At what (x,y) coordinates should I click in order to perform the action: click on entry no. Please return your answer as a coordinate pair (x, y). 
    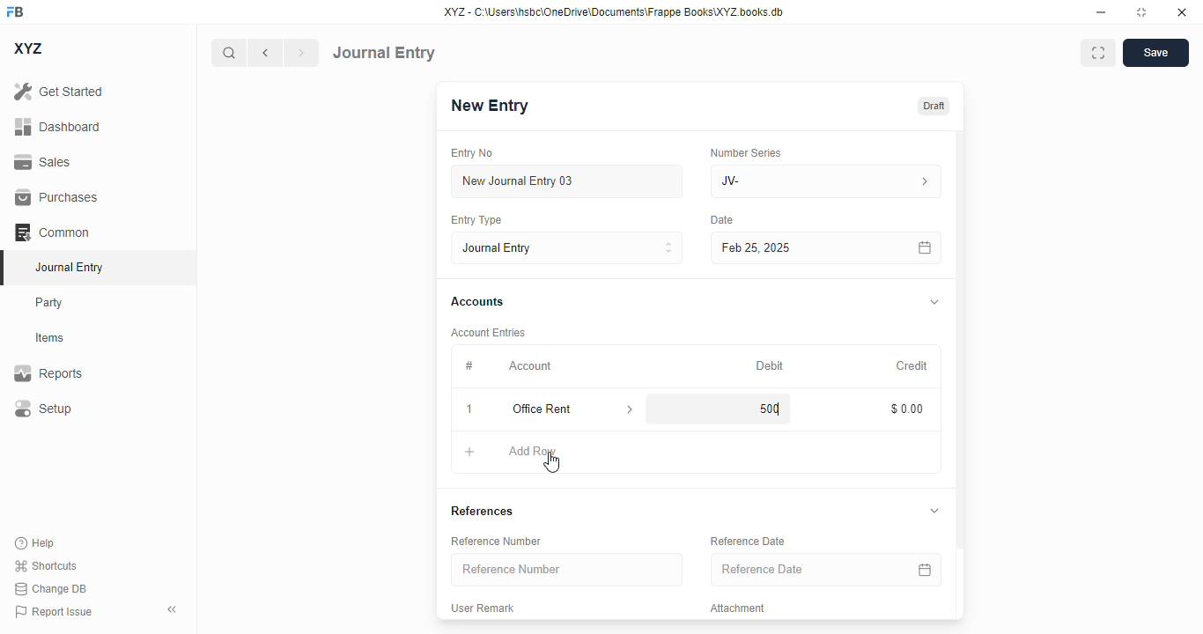
    Looking at the image, I should click on (472, 153).